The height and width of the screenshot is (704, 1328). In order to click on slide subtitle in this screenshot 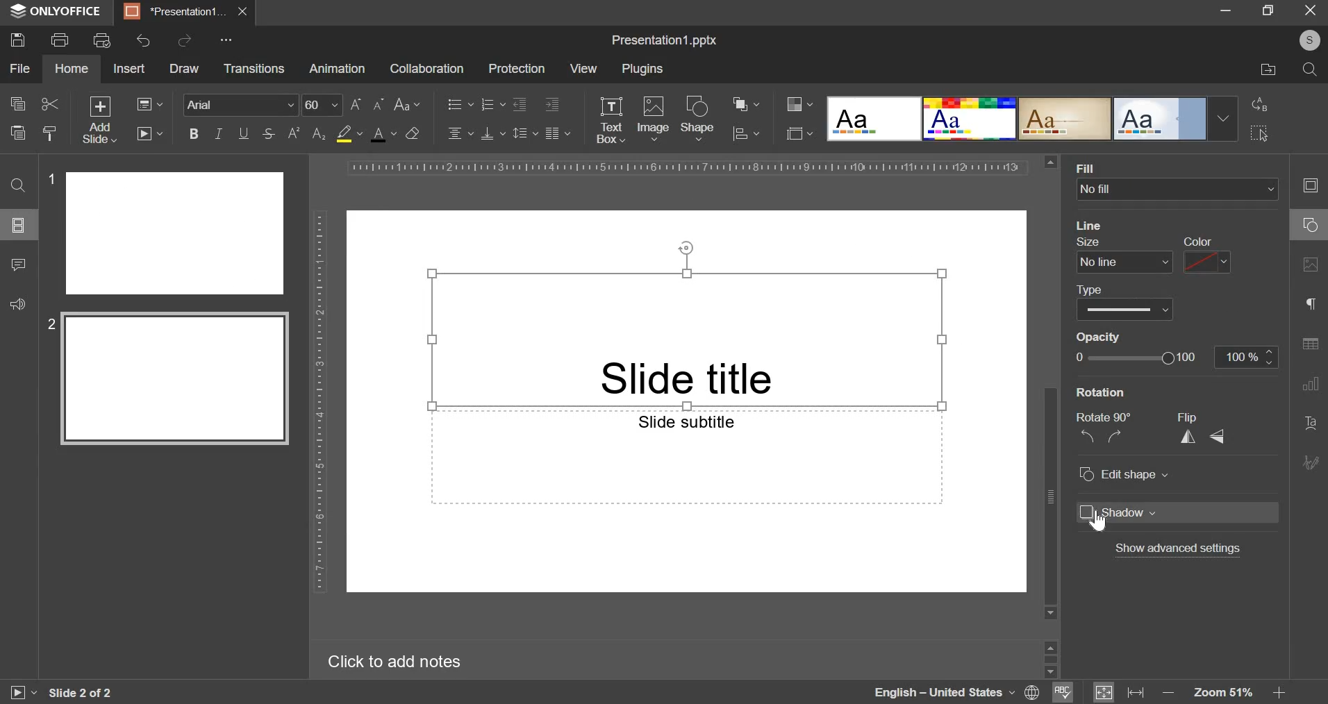, I will do `click(686, 457)`.